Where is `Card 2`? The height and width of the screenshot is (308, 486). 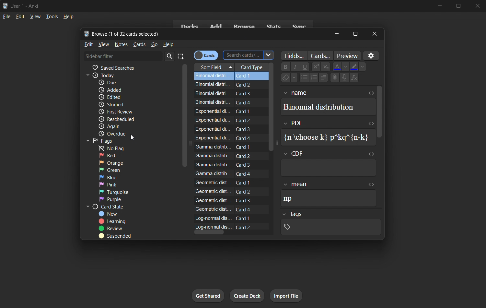 Card 2 is located at coordinates (247, 229).